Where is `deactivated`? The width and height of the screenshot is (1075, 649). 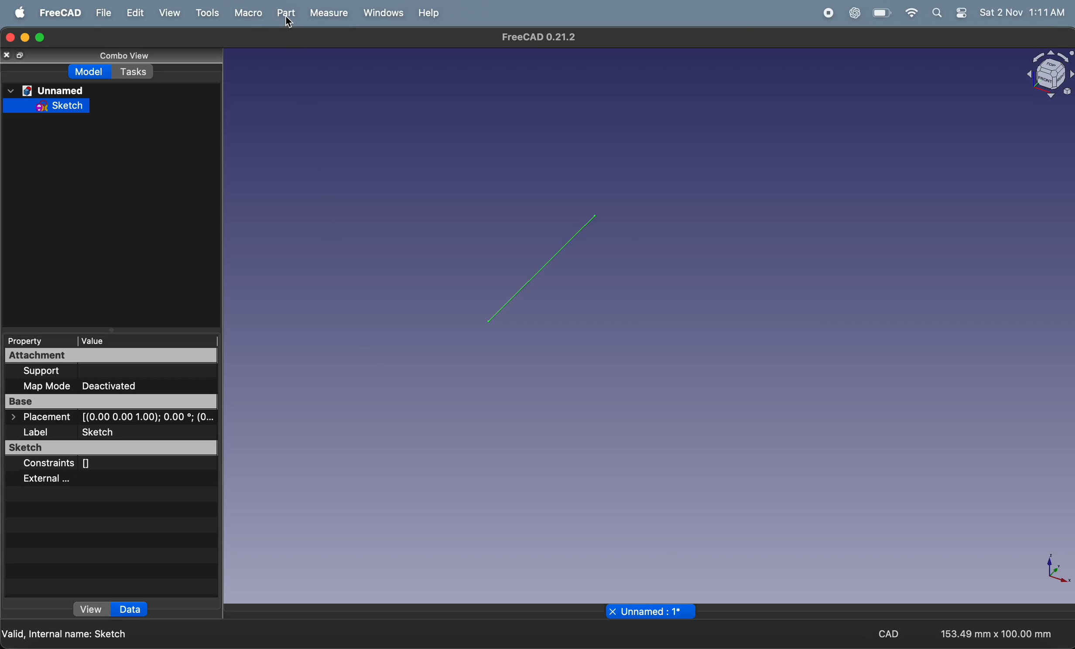 deactivated is located at coordinates (114, 386).